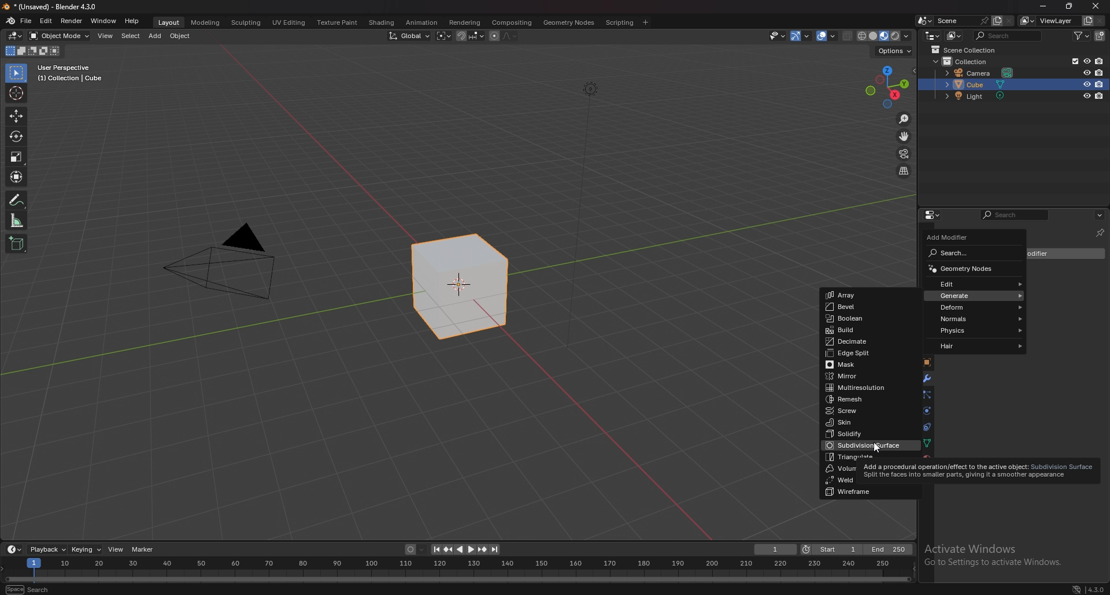 This screenshot has width=1110, height=595. Describe the element at coordinates (645, 23) in the screenshot. I see `add workspace` at that location.